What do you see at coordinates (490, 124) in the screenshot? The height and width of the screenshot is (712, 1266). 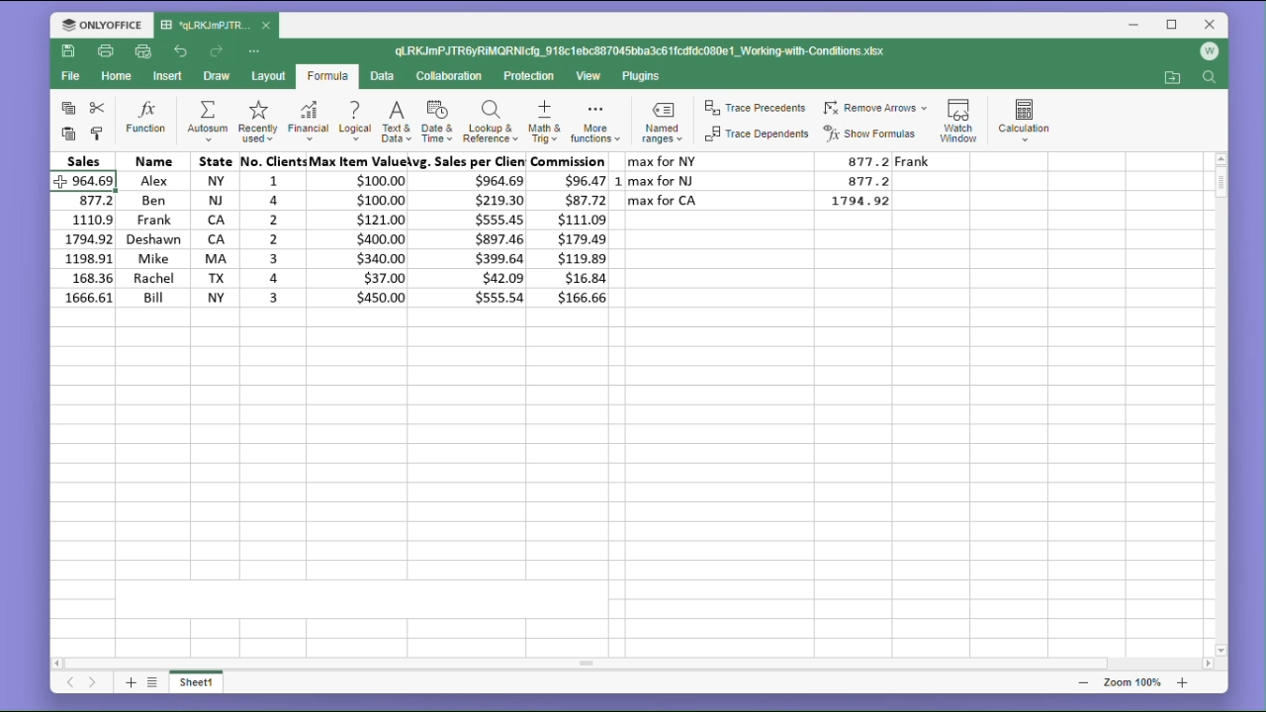 I see `lookup and reference` at bounding box center [490, 124].